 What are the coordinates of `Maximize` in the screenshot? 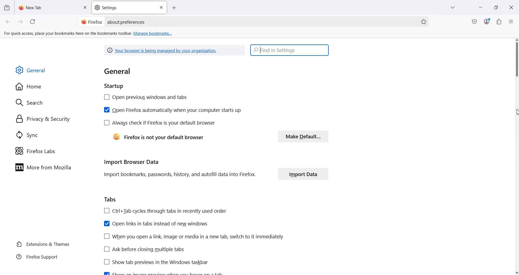 It's located at (496, 8).